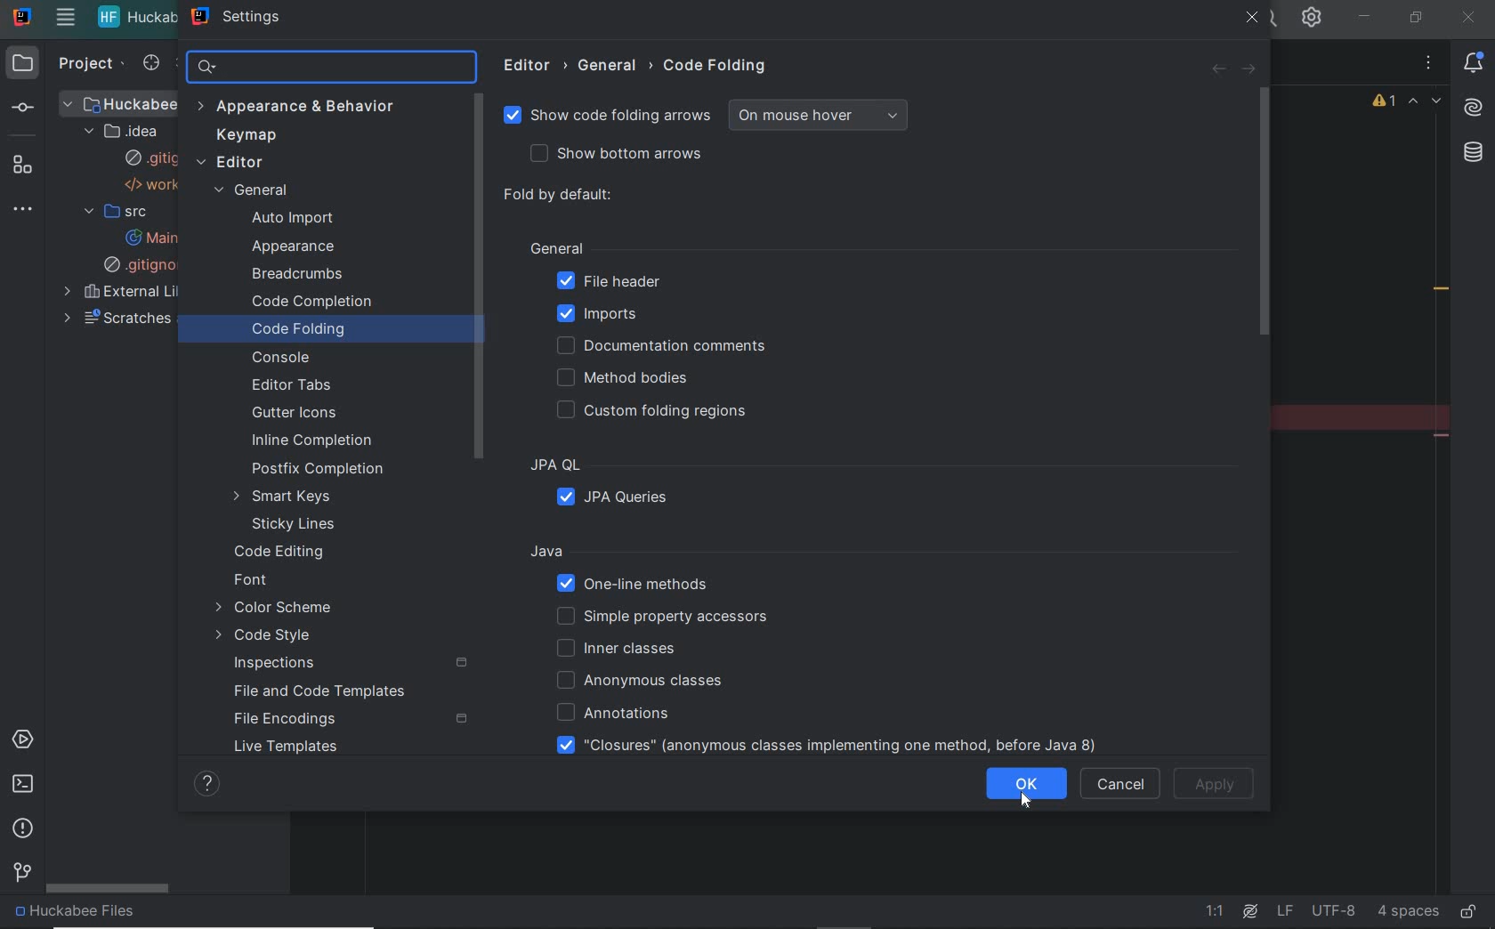 The height and width of the screenshot is (929, 1495). What do you see at coordinates (300, 109) in the screenshot?
I see `appearance and behavior` at bounding box center [300, 109].